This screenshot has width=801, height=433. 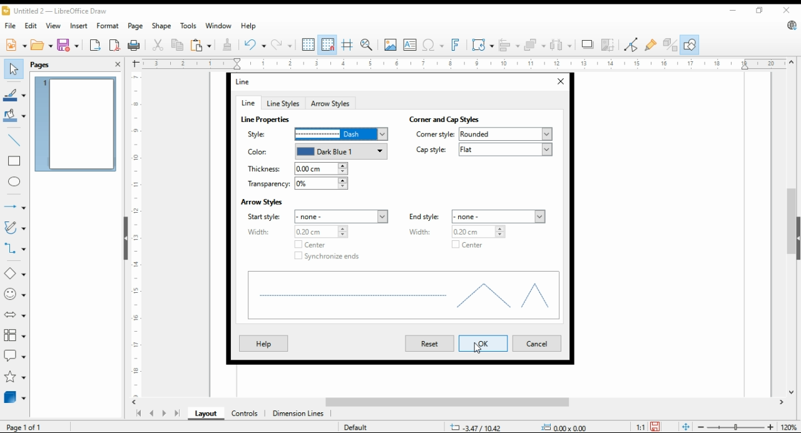 What do you see at coordinates (248, 26) in the screenshot?
I see `help` at bounding box center [248, 26].